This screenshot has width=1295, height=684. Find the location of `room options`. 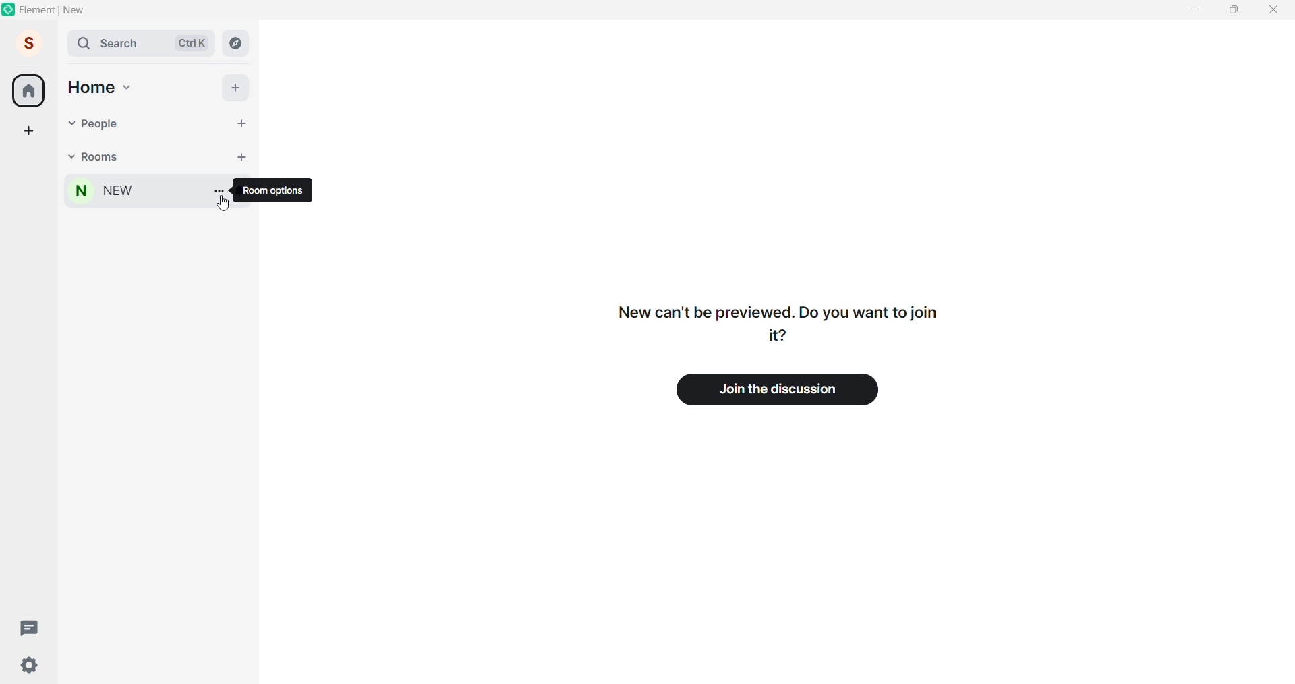

room options is located at coordinates (274, 190).